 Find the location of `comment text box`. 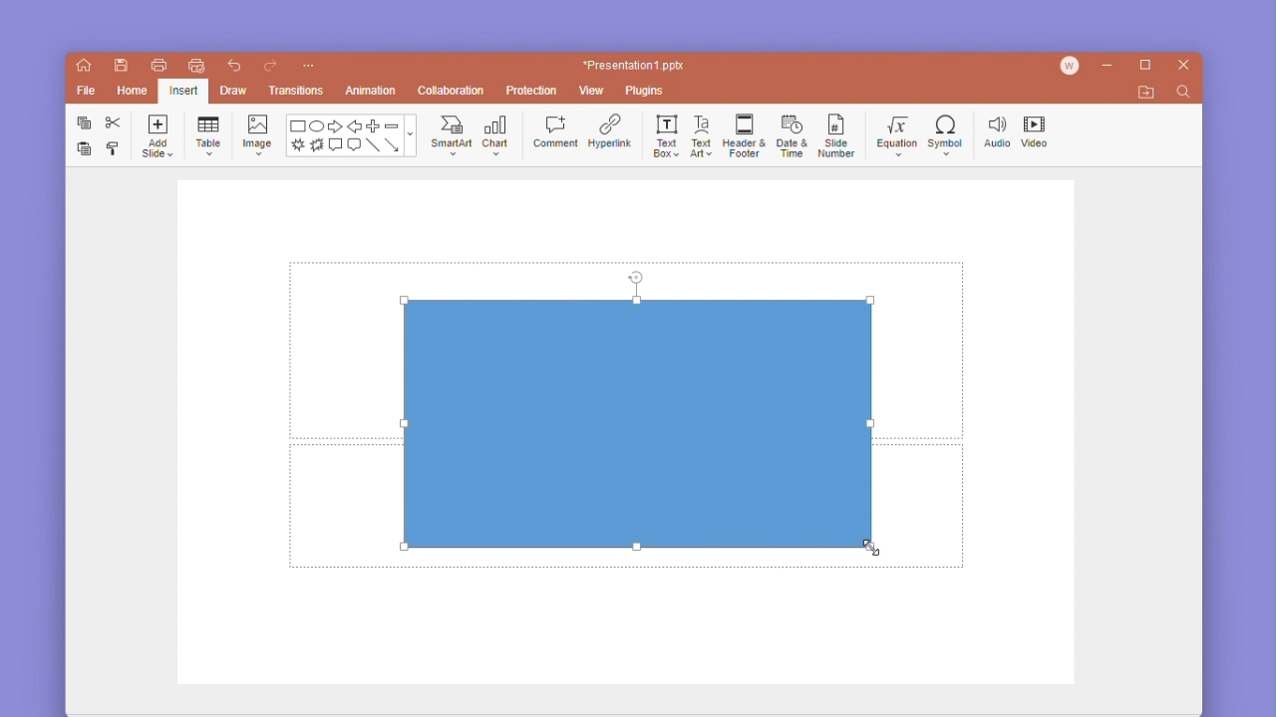

comment text box is located at coordinates (335, 145).